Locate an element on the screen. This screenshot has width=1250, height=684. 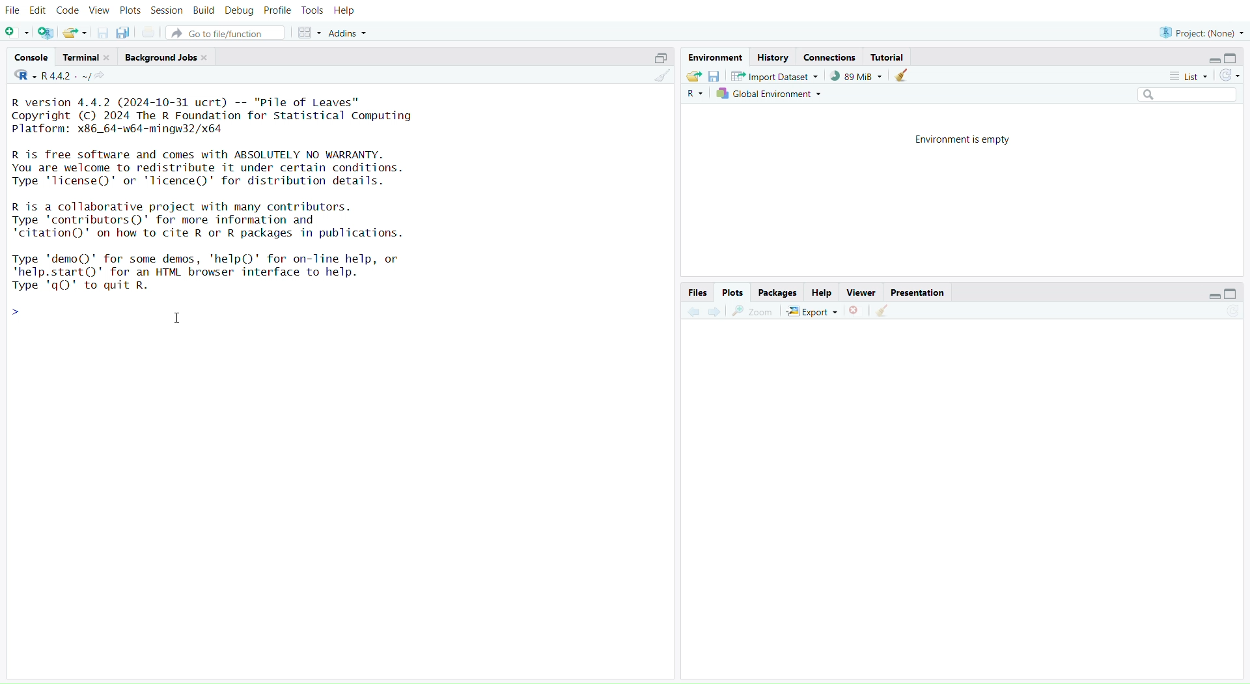
Build is located at coordinates (206, 10).